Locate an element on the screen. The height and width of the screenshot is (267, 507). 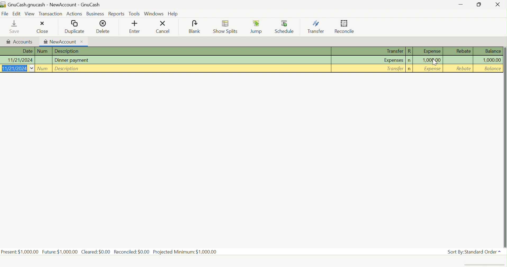
Help is located at coordinates (174, 14).